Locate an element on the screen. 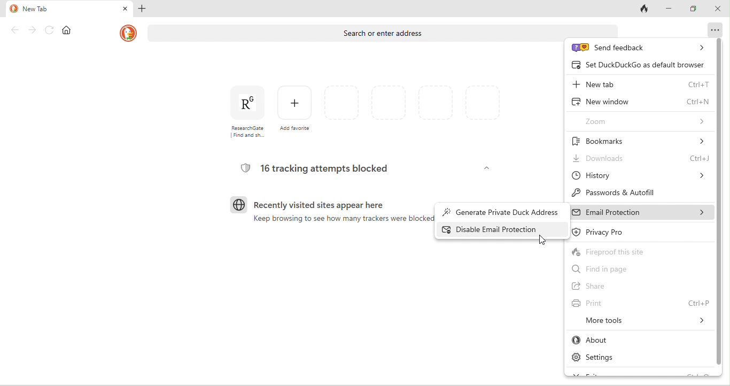  share is located at coordinates (611, 285).